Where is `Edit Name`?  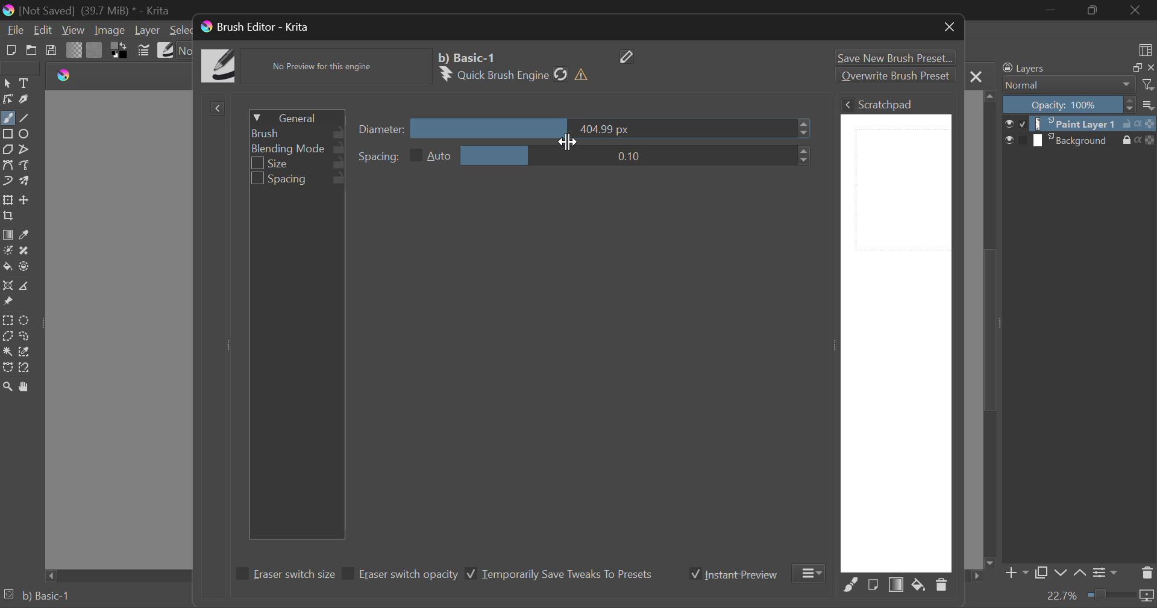
Edit Name is located at coordinates (629, 56).